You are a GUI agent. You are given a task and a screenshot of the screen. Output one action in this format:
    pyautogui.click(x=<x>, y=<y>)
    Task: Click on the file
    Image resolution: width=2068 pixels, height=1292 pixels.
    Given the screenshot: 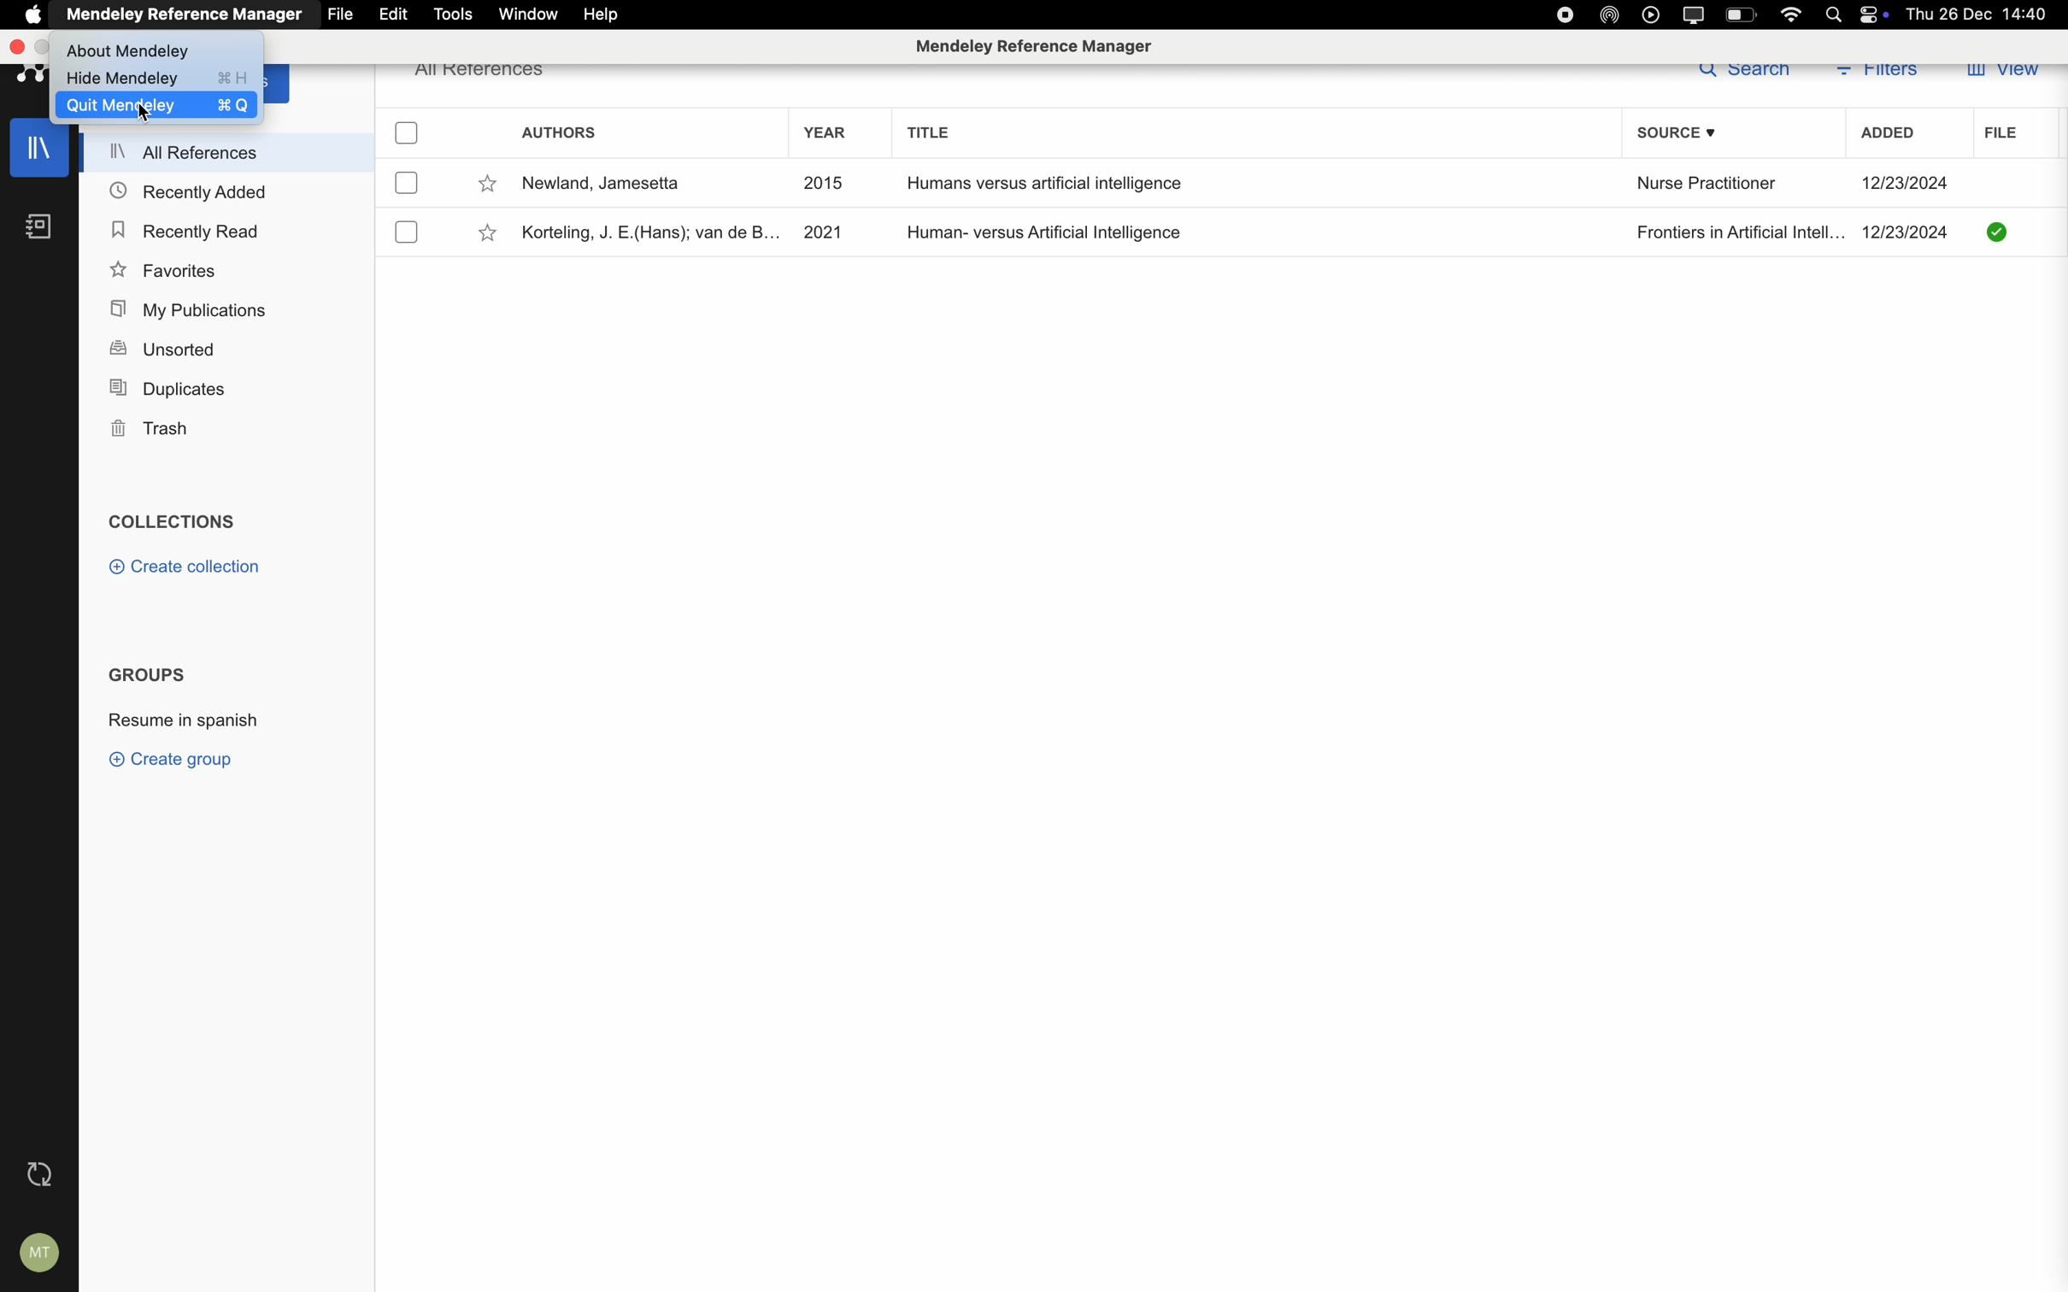 What is the action you would take?
    pyautogui.click(x=1995, y=134)
    